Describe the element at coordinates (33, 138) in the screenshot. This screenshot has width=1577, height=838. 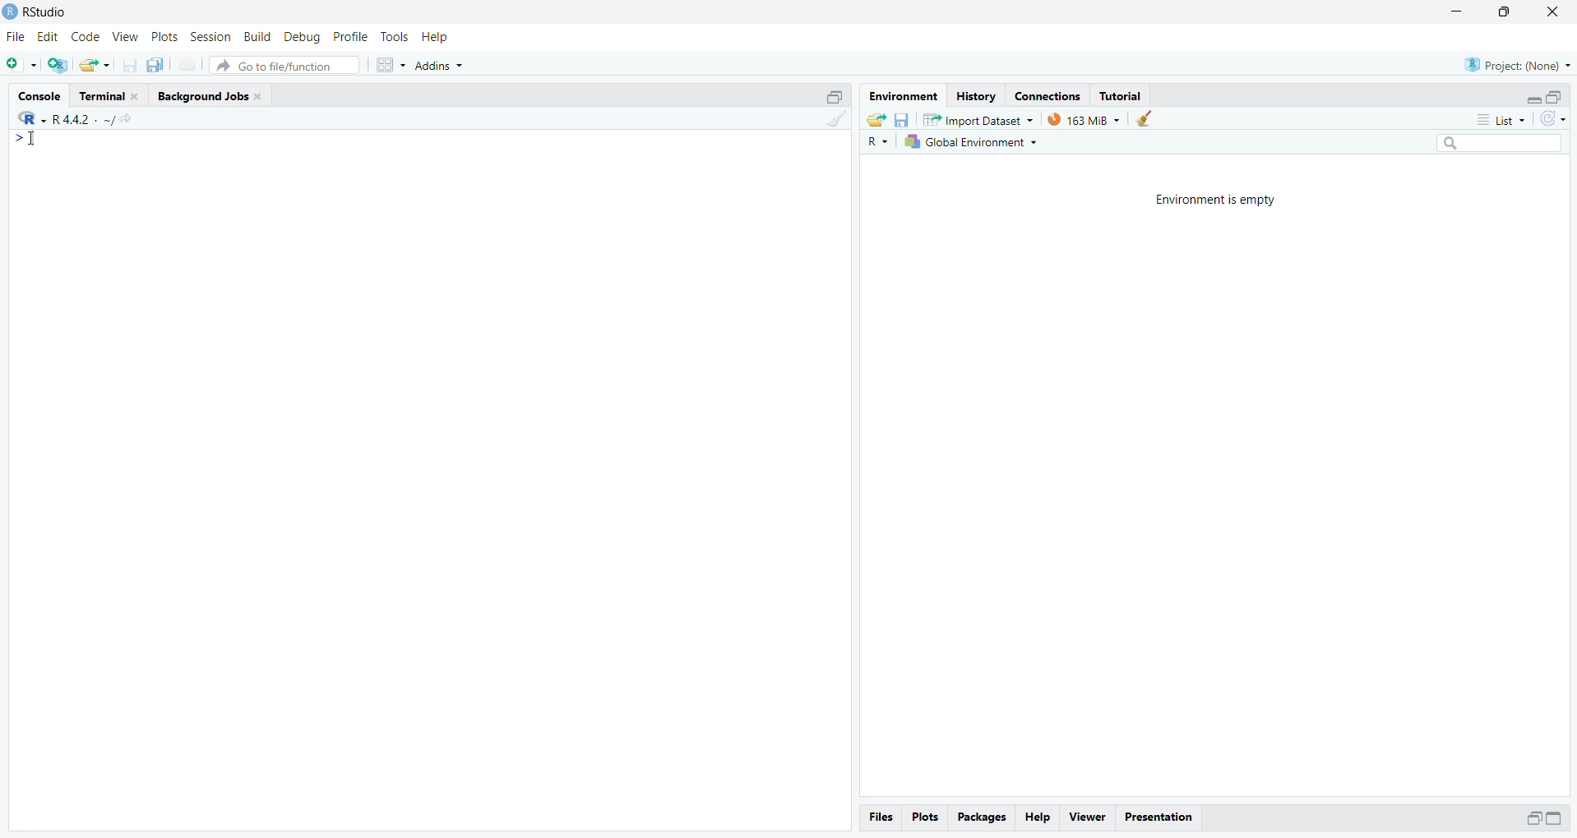
I see `cursor` at that location.